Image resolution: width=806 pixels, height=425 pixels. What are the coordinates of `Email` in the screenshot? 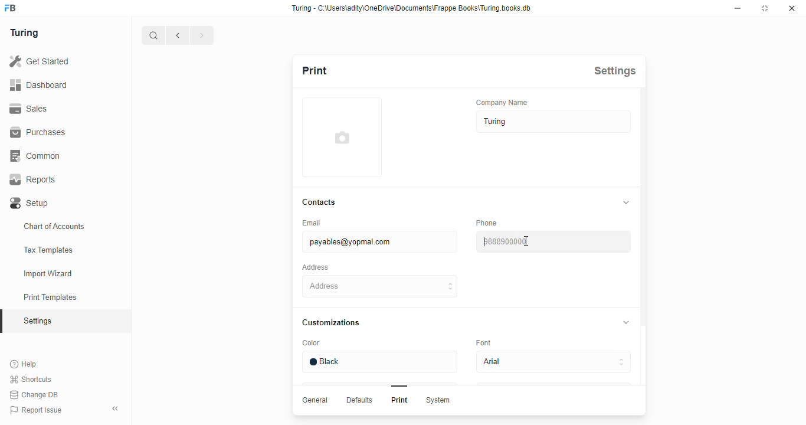 It's located at (320, 223).